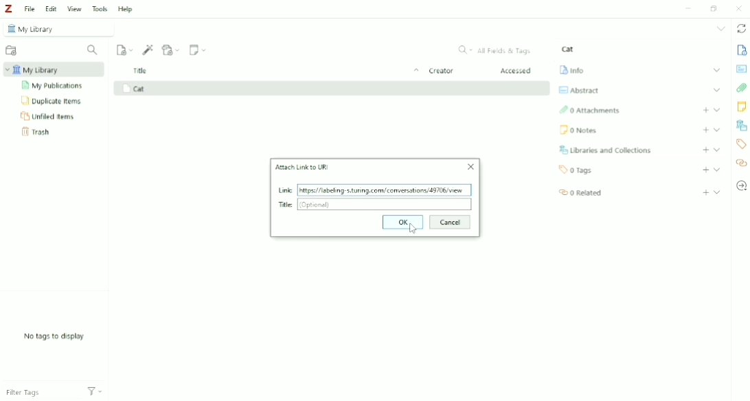 The image size is (750, 401). What do you see at coordinates (386, 205) in the screenshot?
I see `(Optional)` at bounding box center [386, 205].